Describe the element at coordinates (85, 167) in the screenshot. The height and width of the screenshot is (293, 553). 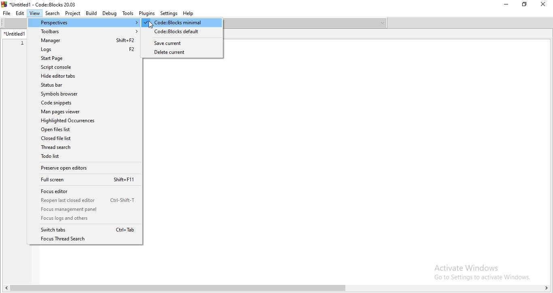
I see `Preserve open editors` at that location.